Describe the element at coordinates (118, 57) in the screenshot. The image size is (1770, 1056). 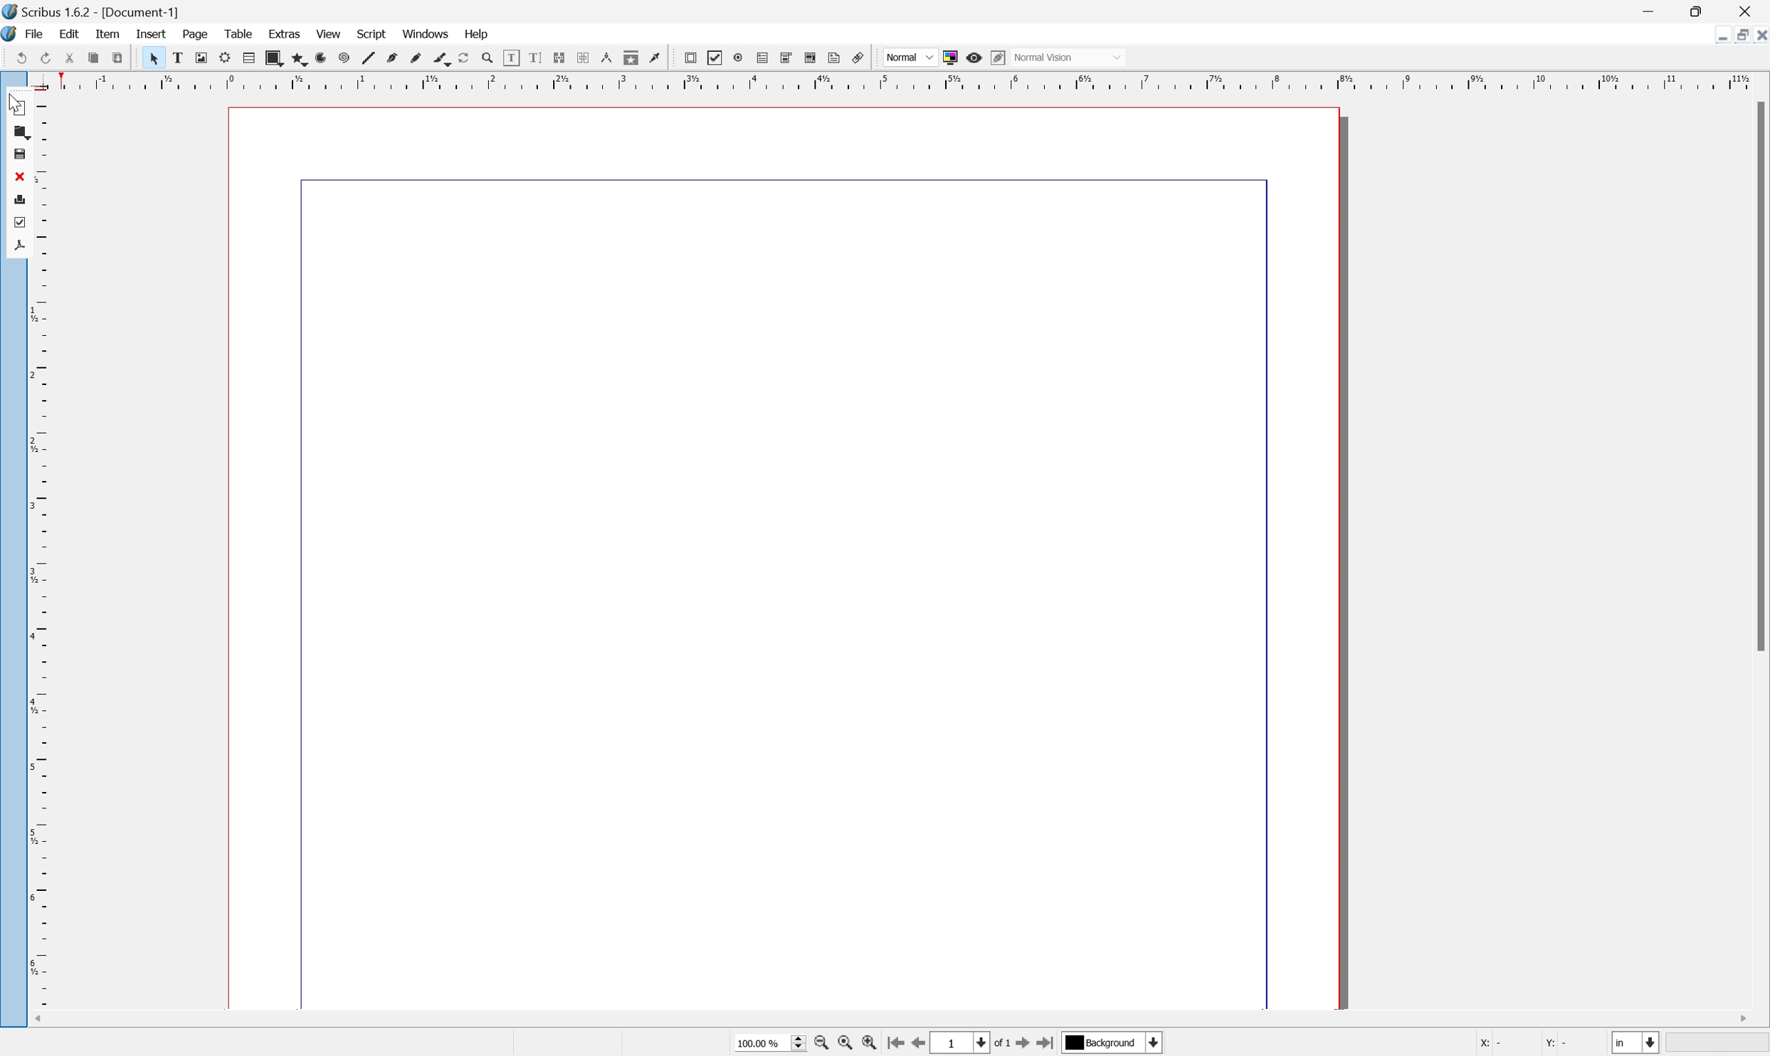
I see `print` at that location.